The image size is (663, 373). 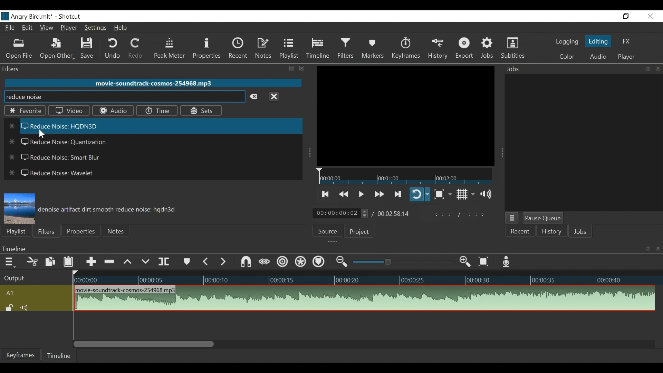 What do you see at coordinates (289, 48) in the screenshot?
I see `Playlist` at bounding box center [289, 48].